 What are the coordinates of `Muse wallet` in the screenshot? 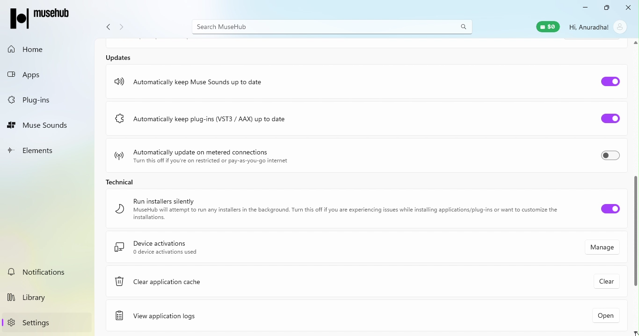 It's located at (546, 27).